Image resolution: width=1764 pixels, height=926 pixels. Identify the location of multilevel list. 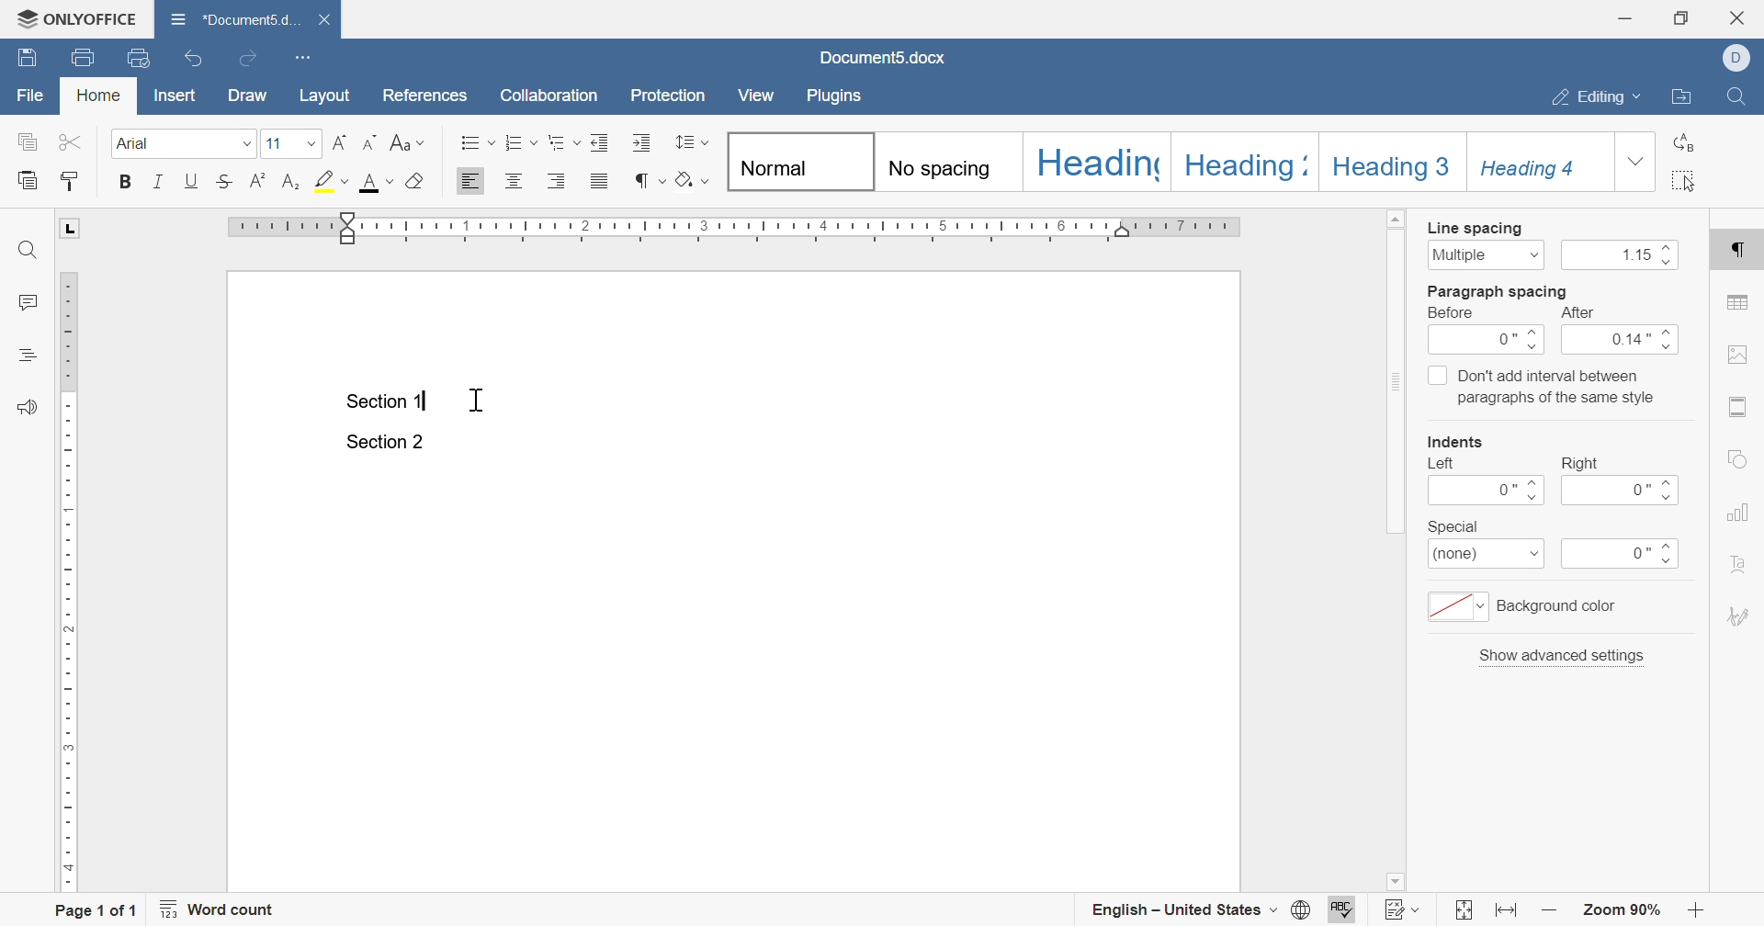
(562, 142).